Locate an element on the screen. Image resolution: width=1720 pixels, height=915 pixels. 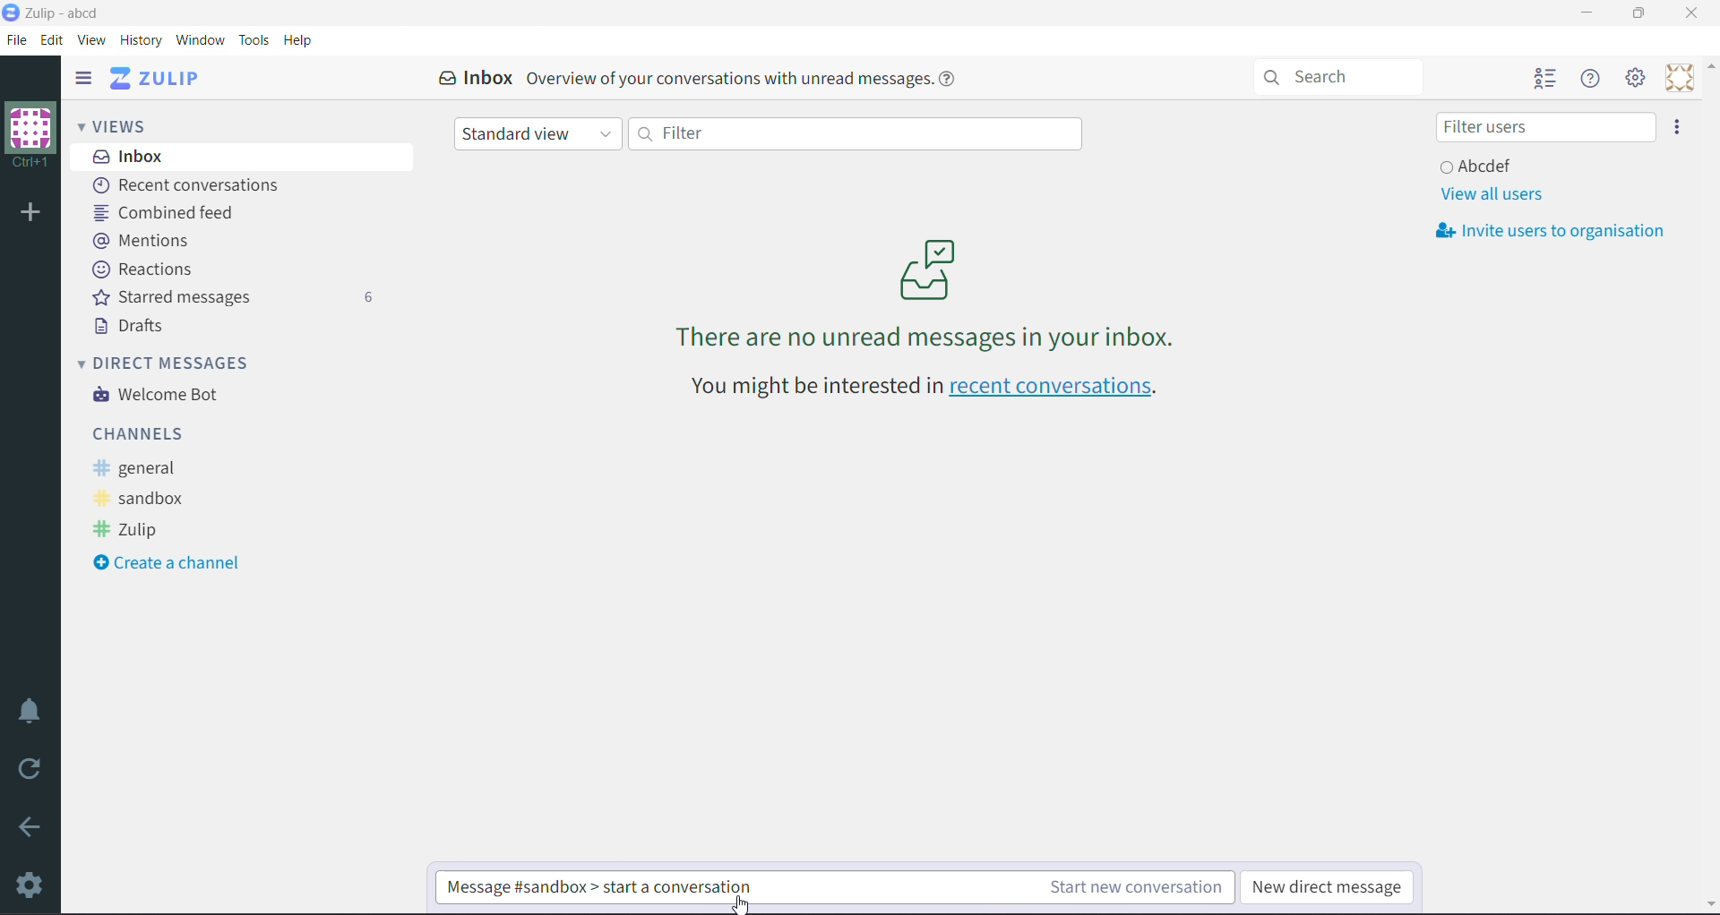
Application Logo is located at coordinates (11, 11).